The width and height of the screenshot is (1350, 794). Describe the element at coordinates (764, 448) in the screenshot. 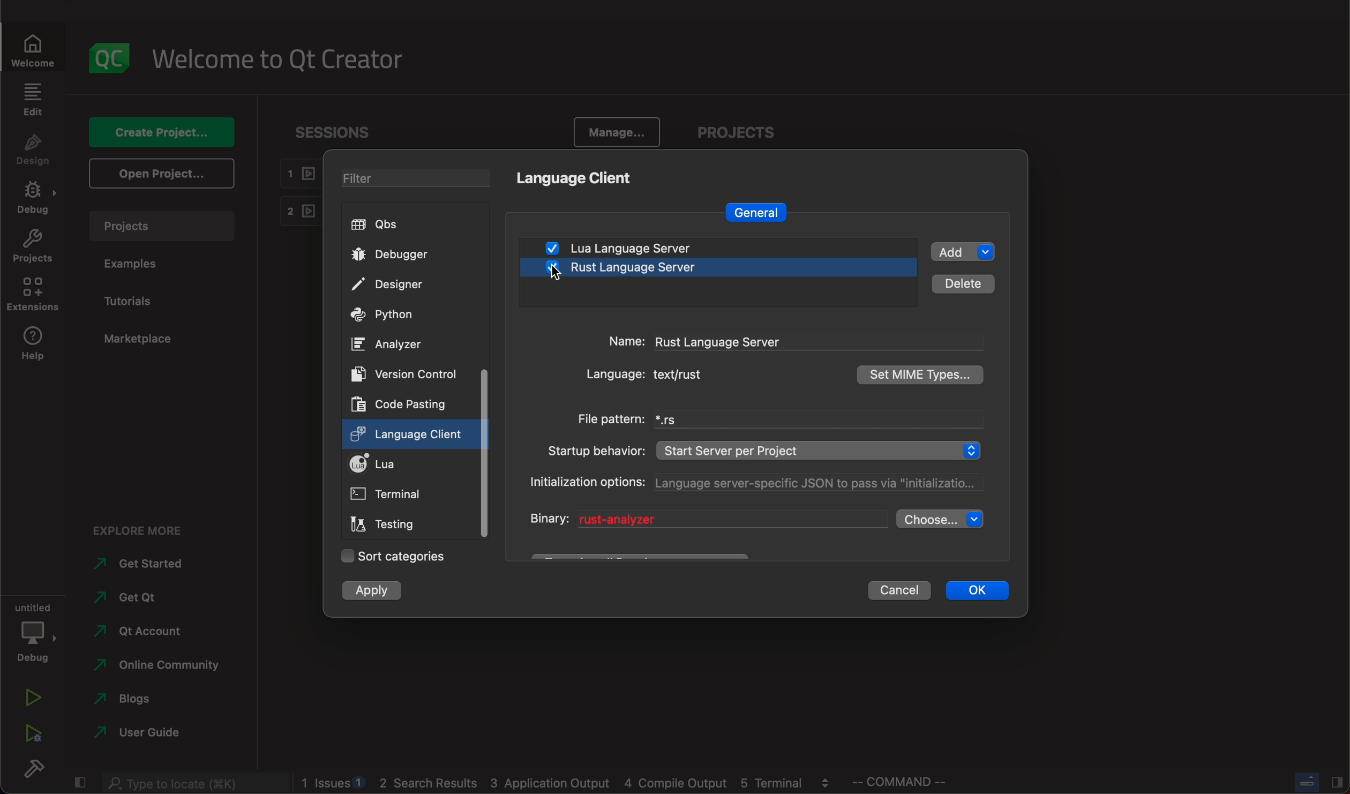

I see `startup` at that location.